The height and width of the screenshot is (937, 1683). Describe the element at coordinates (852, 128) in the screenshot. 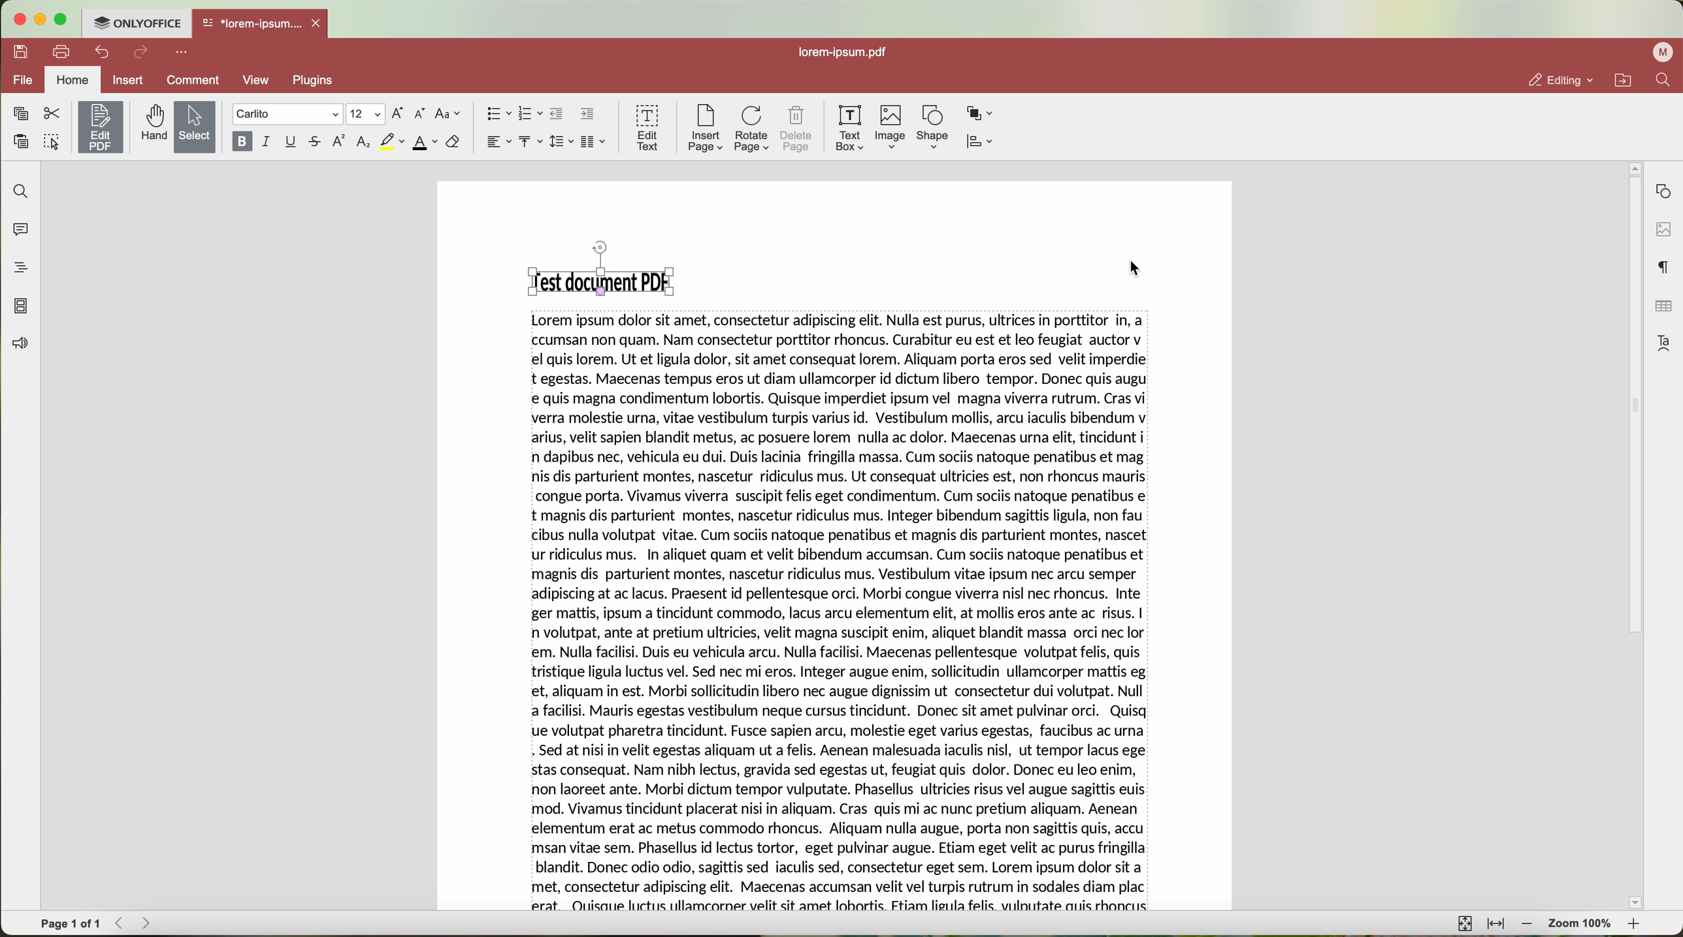

I see `text box` at that location.